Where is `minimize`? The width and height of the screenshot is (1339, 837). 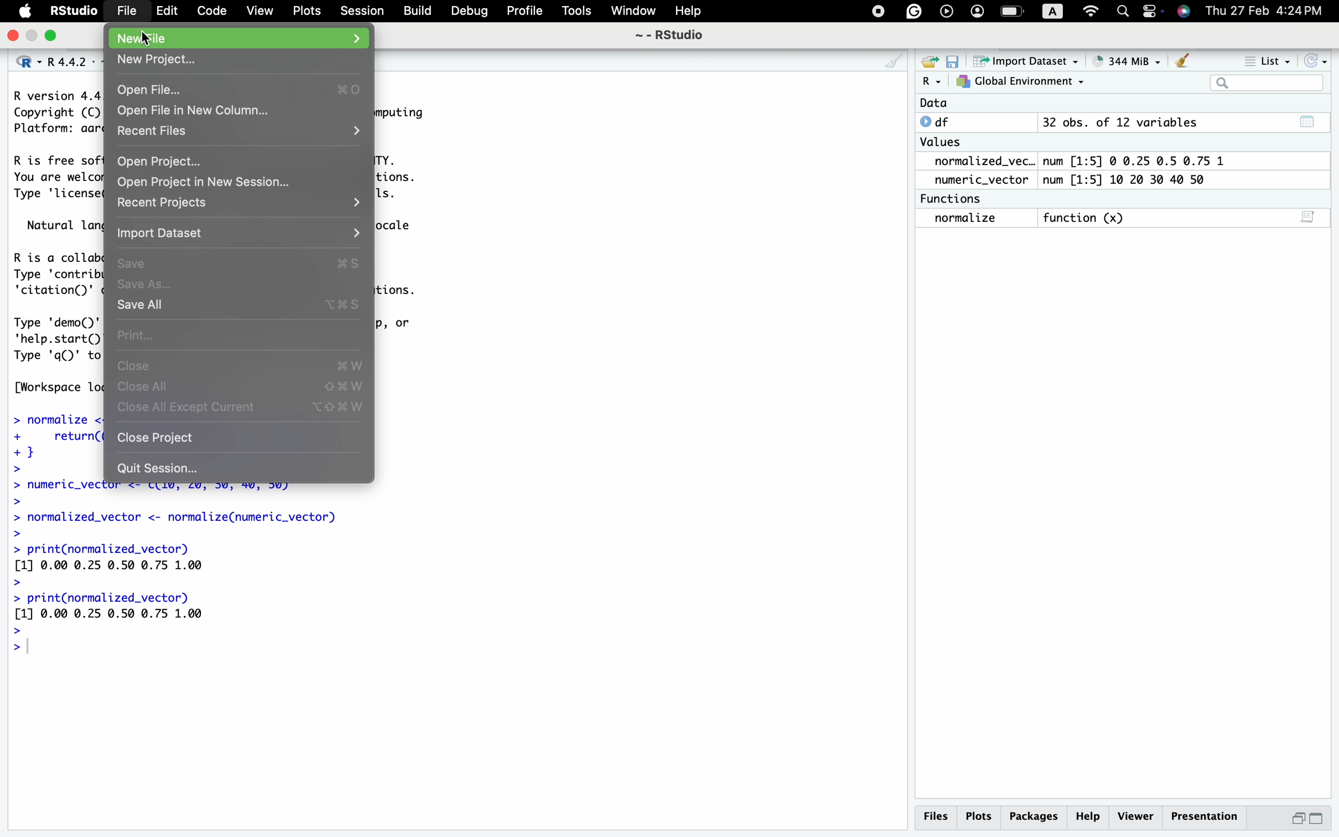
minimize is located at coordinates (1298, 820).